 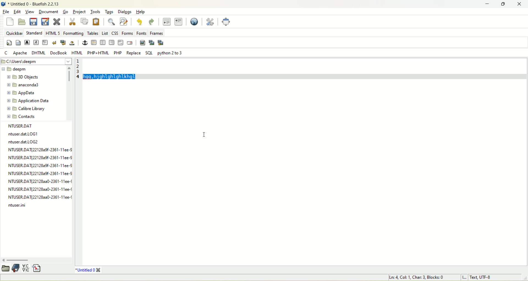 What do you see at coordinates (45, 42) in the screenshot?
I see `paragraph` at bounding box center [45, 42].